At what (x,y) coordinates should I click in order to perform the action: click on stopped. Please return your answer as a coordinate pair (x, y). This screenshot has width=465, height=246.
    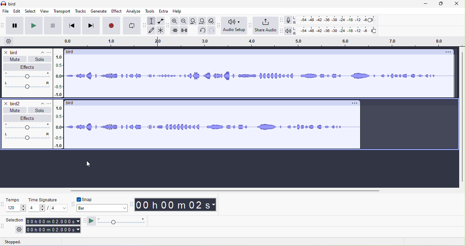
    Looking at the image, I should click on (18, 242).